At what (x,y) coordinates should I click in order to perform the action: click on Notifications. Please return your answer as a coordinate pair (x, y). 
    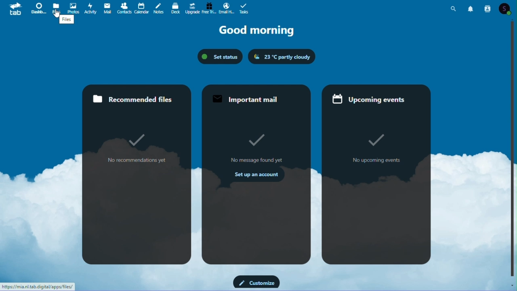
    Looking at the image, I should click on (472, 8).